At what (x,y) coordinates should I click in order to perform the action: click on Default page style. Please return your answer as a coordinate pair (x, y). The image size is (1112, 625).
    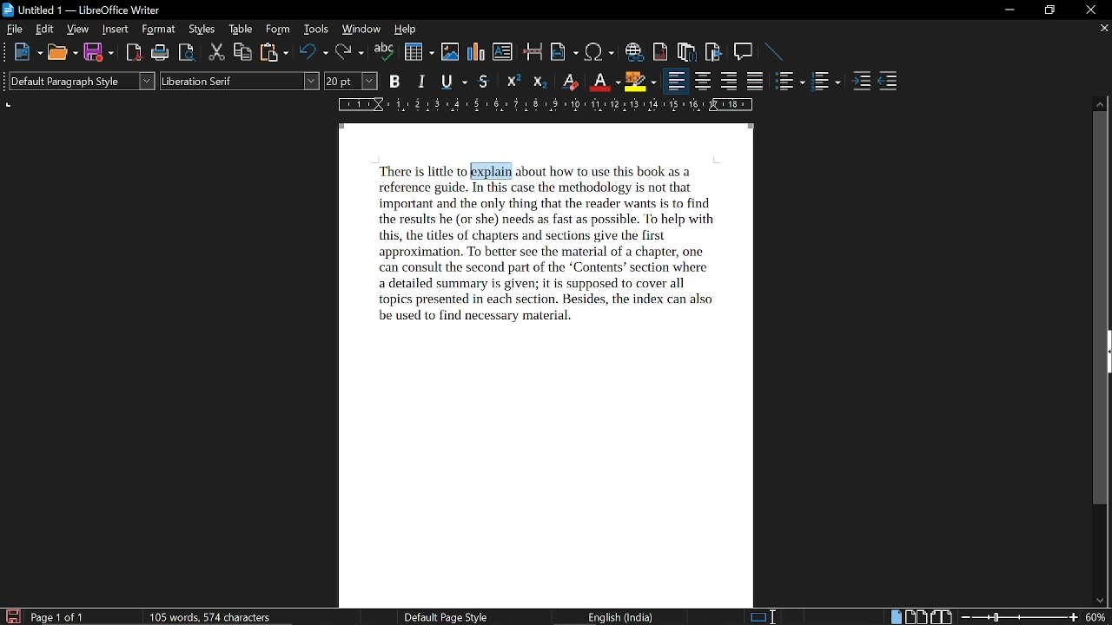
    Looking at the image, I should click on (445, 617).